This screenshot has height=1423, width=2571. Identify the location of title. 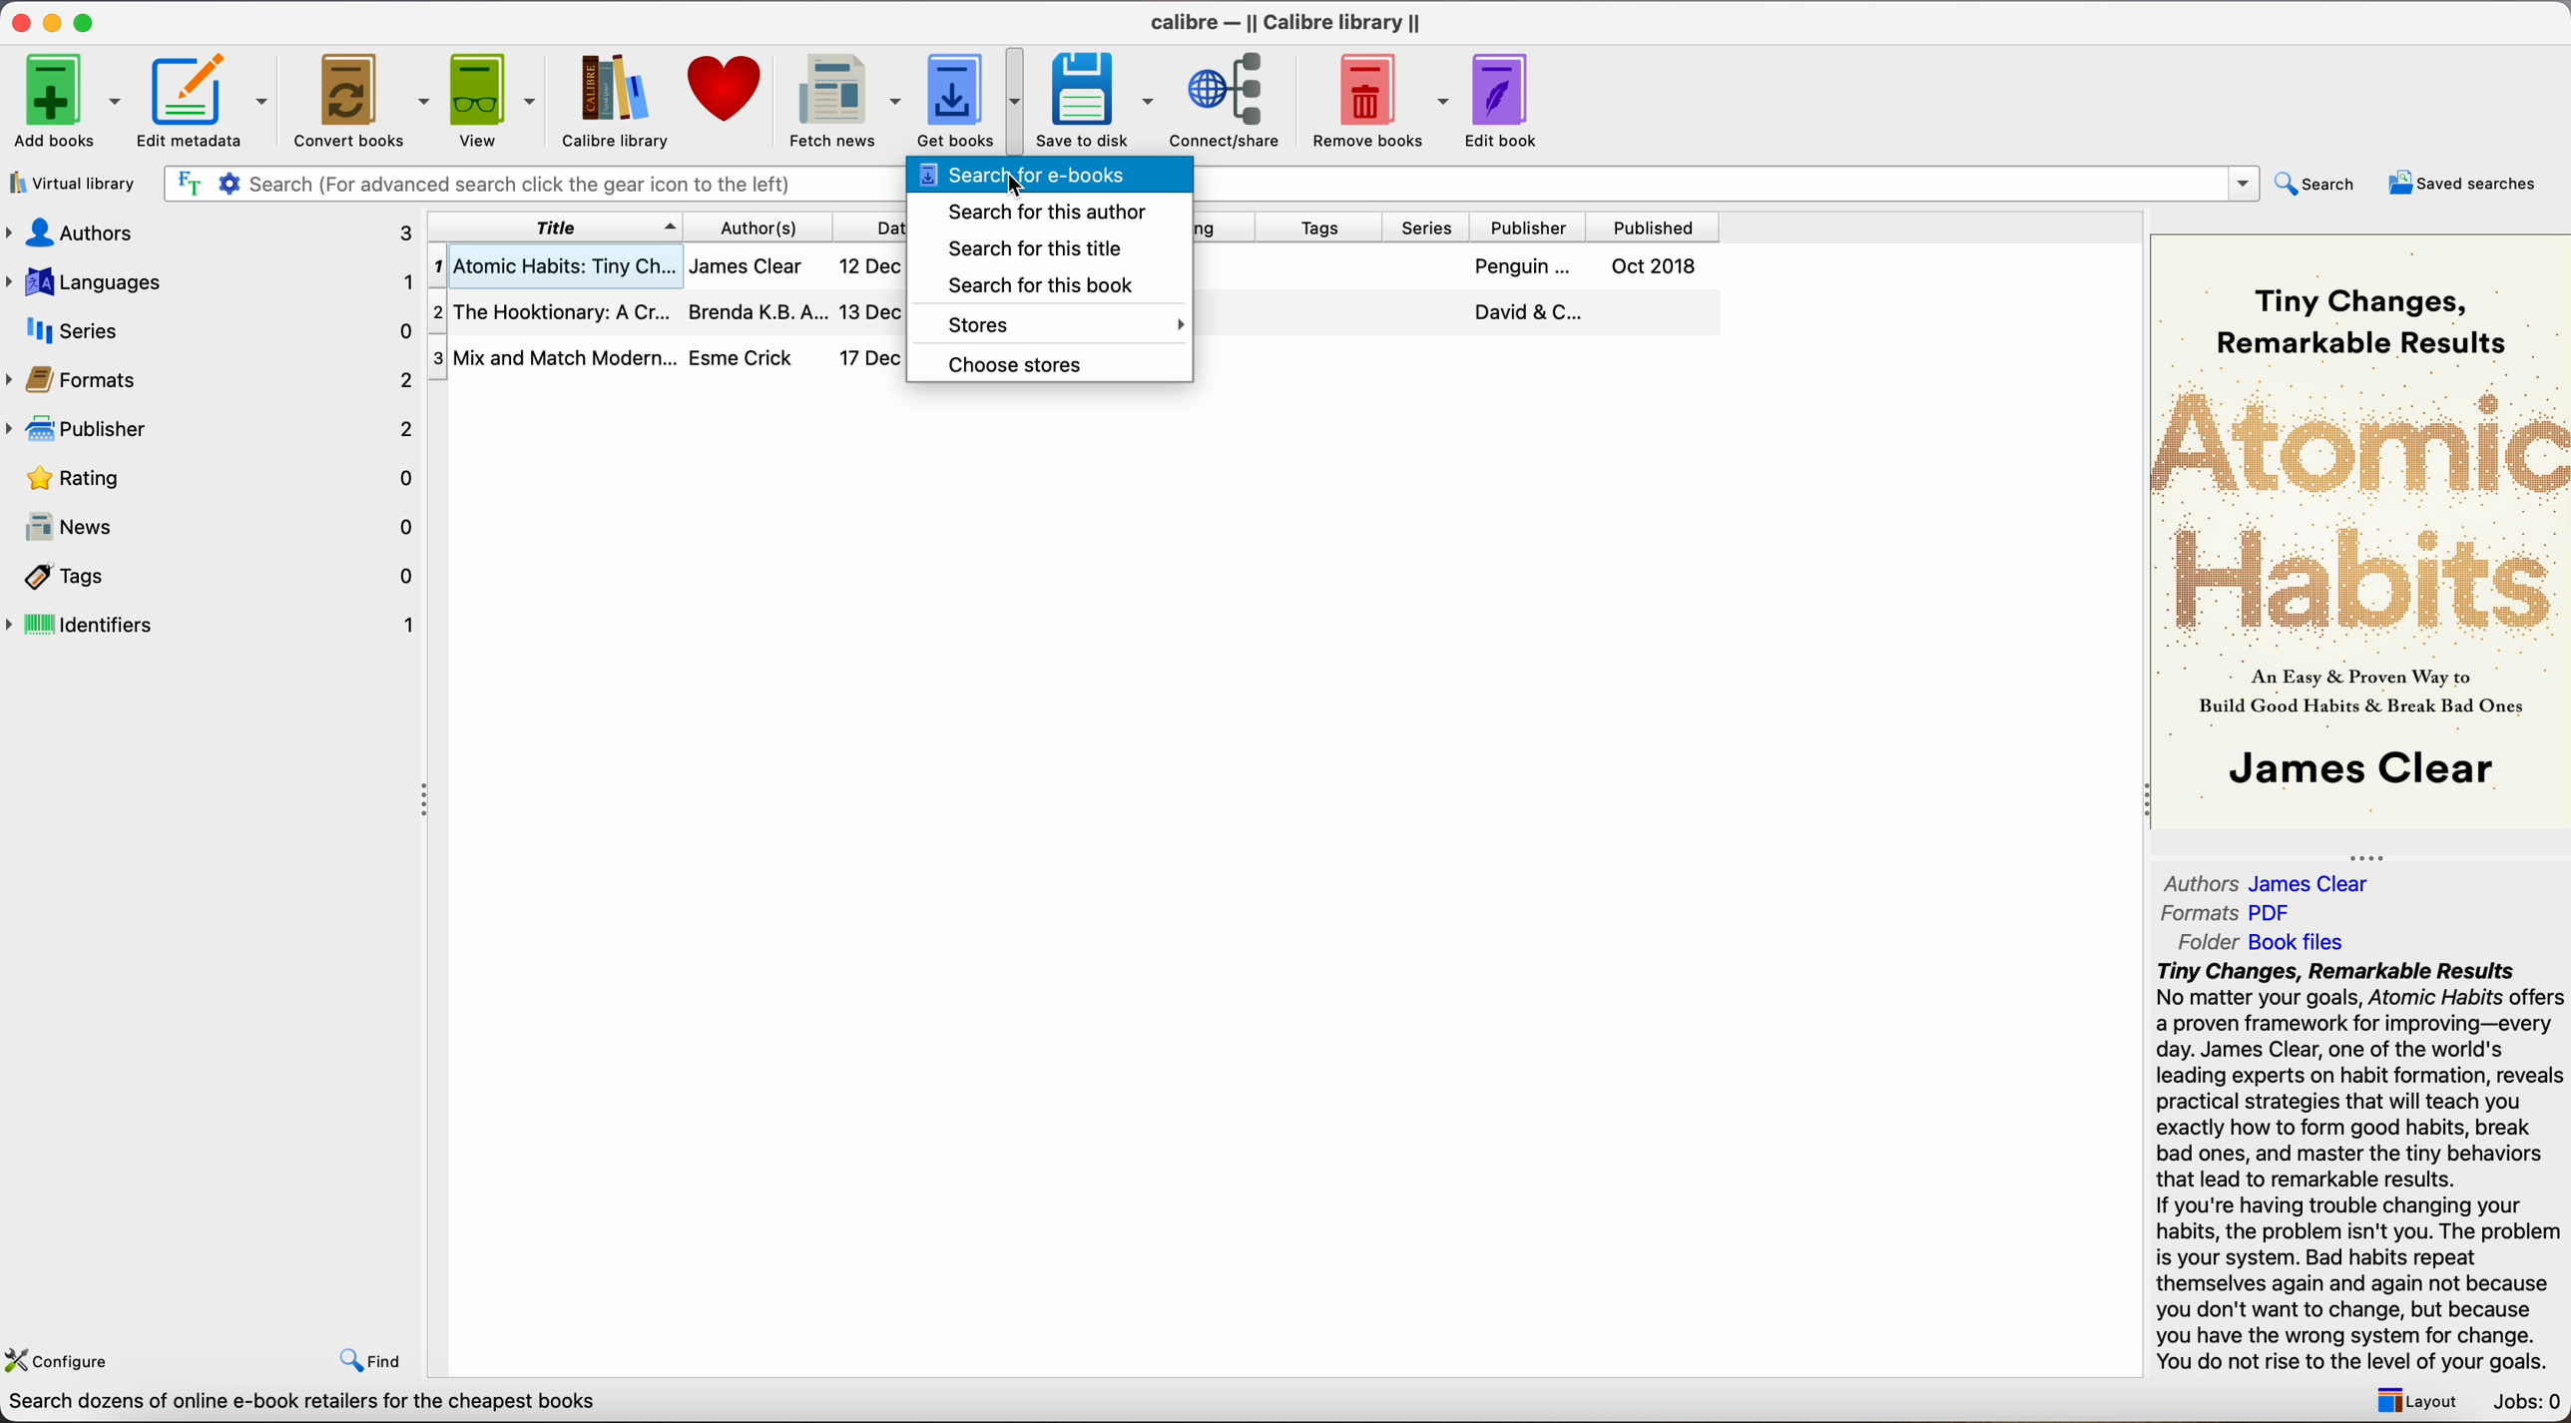
(556, 227).